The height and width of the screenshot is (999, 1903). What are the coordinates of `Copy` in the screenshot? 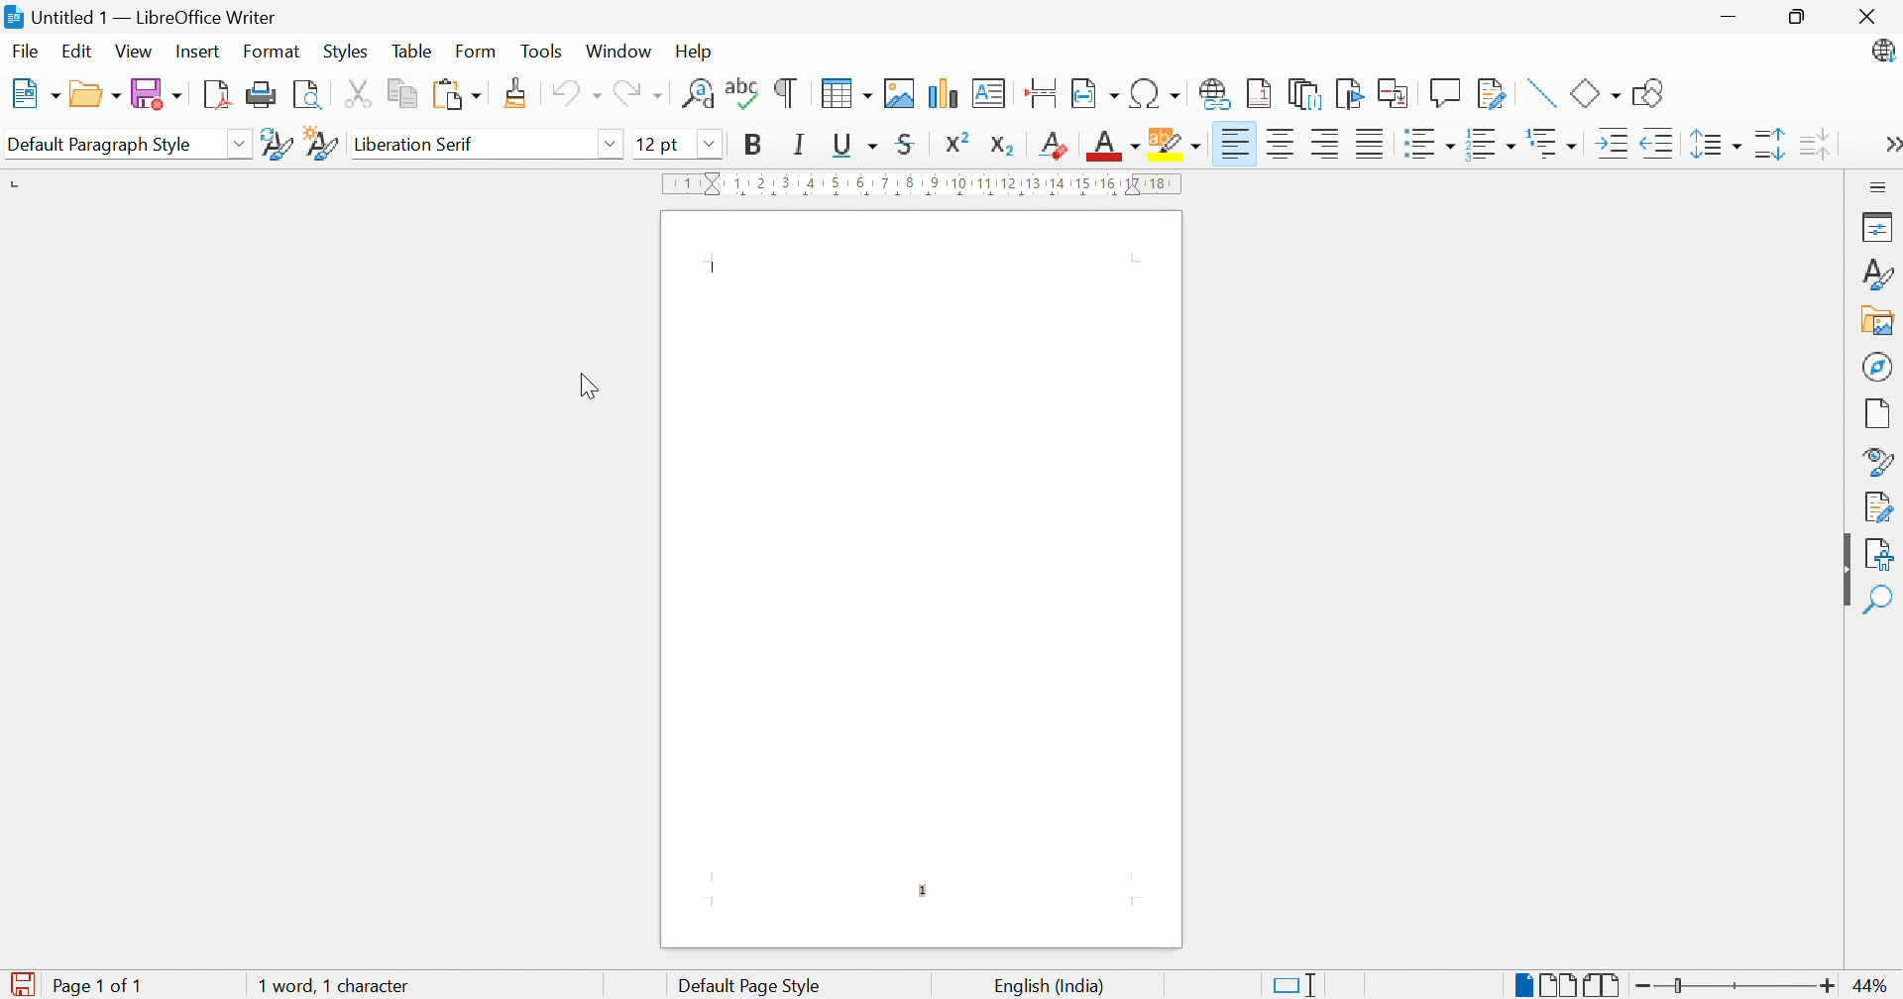 It's located at (403, 92).